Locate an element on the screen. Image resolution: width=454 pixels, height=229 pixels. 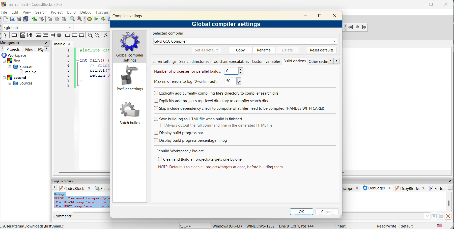
selection is located at coordinates (30, 35).